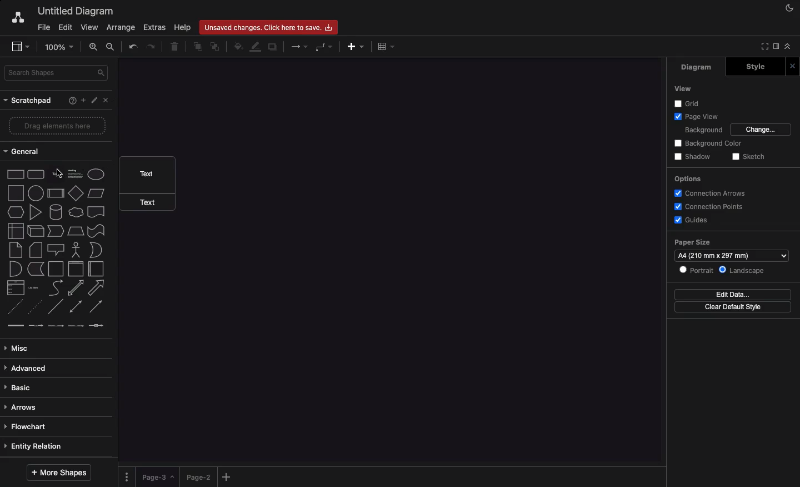 This screenshot has width=800, height=487. Describe the element at coordinates (322, 47) in the screenshot. I see `Waypoints` at that location.